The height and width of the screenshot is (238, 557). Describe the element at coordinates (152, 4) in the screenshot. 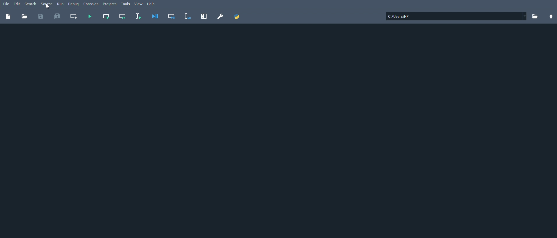

I see `Help` at that location.